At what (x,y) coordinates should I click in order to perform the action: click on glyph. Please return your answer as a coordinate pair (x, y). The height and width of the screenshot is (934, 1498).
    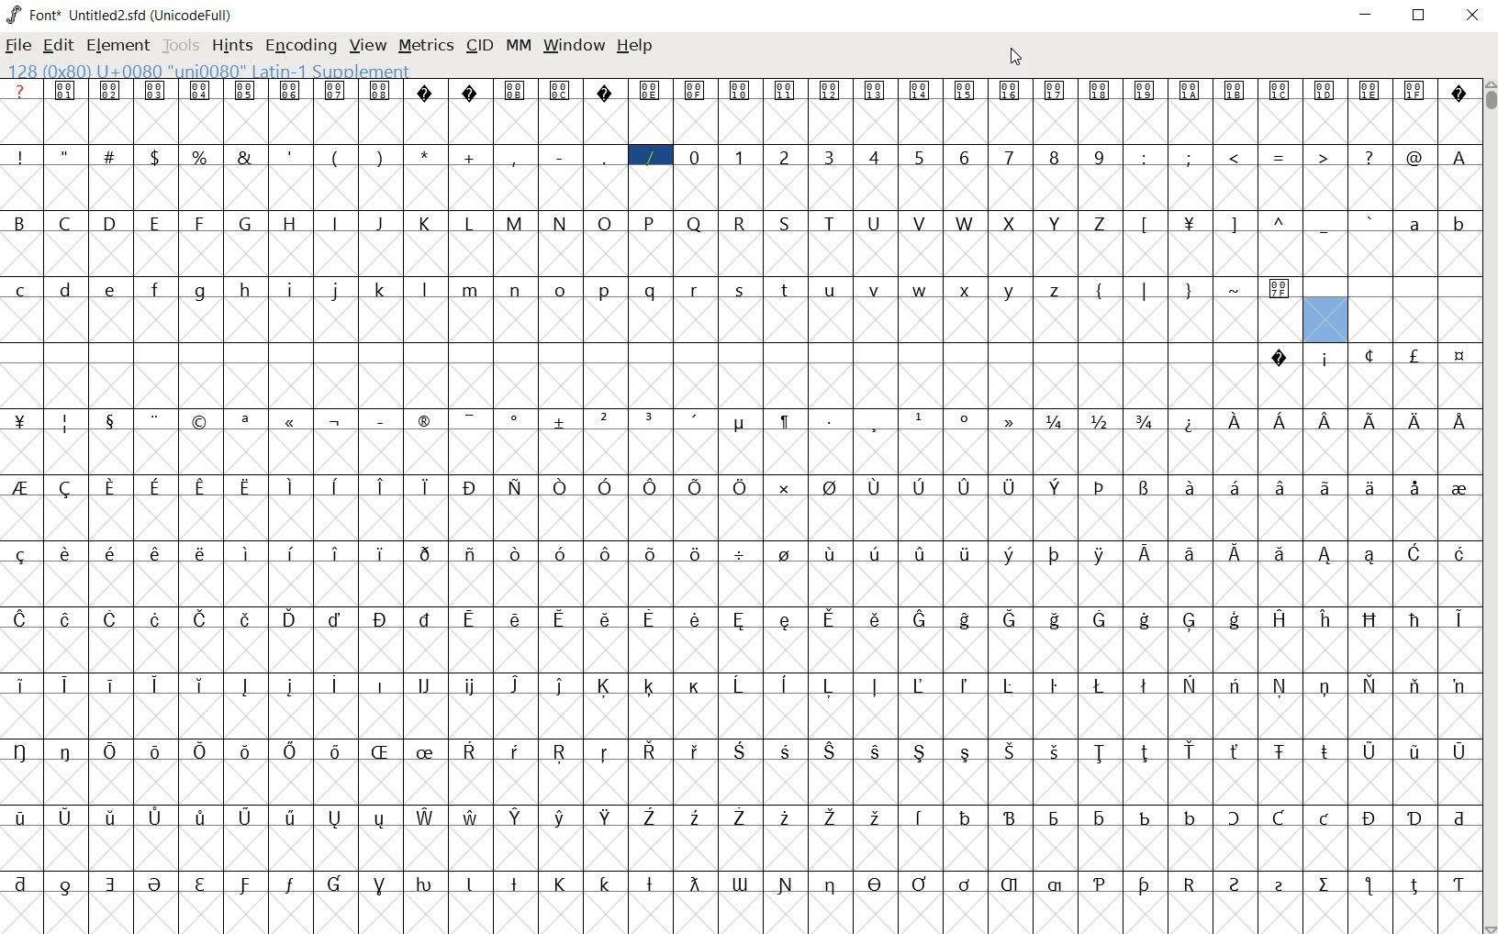
    Looking at the image, I should click on (1369, 752).